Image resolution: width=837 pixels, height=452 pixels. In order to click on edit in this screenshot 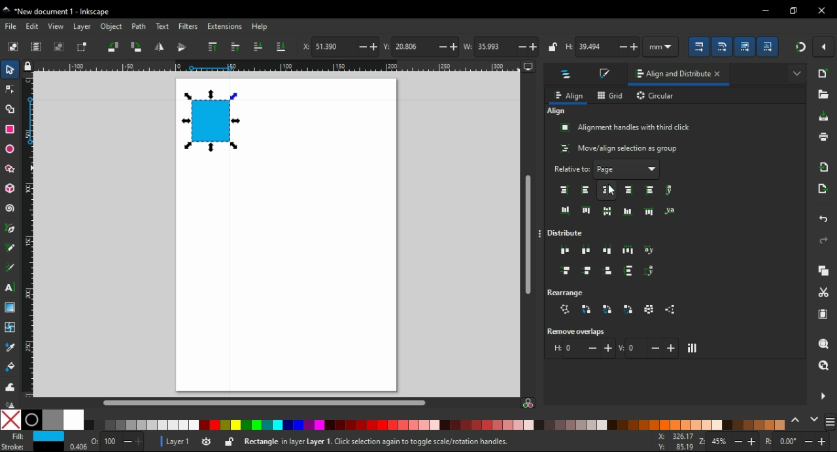, I will do `click(34, 26)`.